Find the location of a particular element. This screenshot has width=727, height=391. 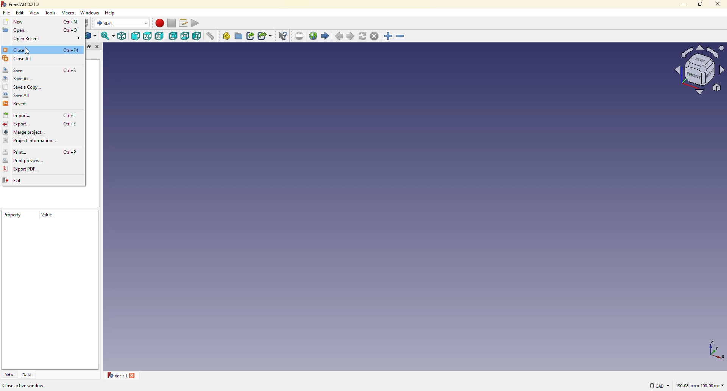

top is located at coordinates (148, 36).